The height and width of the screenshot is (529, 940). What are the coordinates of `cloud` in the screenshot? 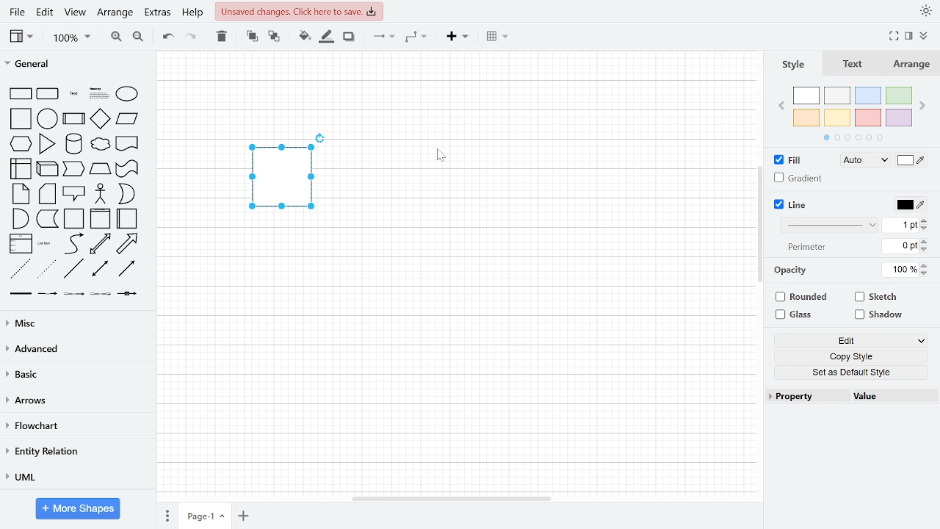 It's located at (100, 145).